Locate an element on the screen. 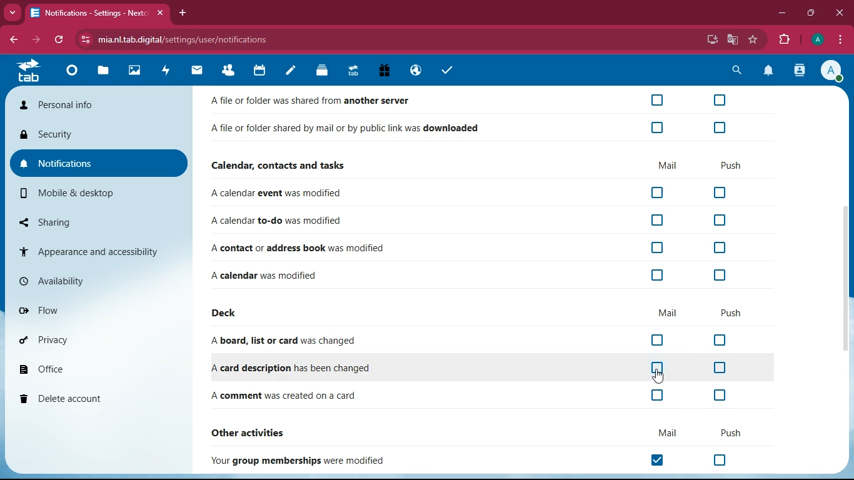 This screenshot has width=854, height=480. other activities is located at coordinates (256, 431).